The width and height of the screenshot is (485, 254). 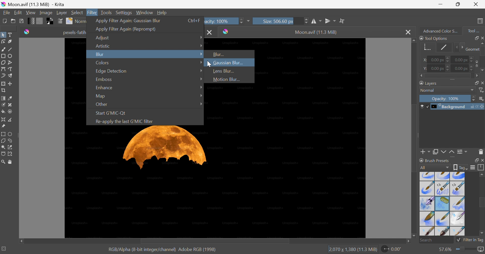 What do you see at coordinates (10, 154) in the screenshot?
I see `Magnetic curve selection tool` at bounding box center [10, 154].